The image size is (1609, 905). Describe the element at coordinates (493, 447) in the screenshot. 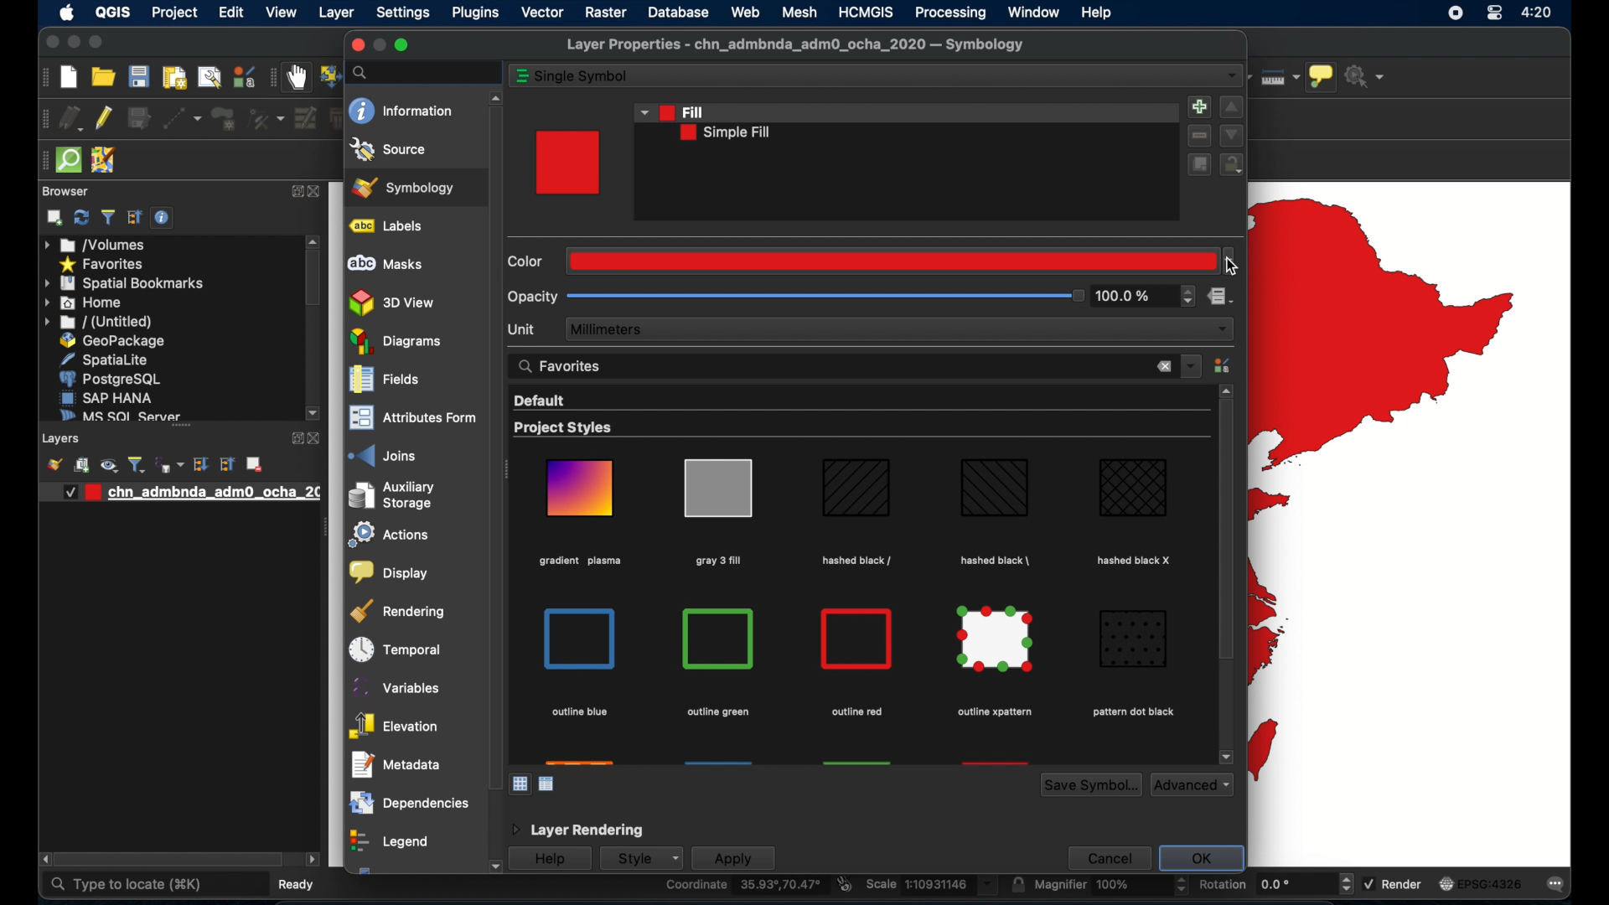

I see `scroll box` at that location.